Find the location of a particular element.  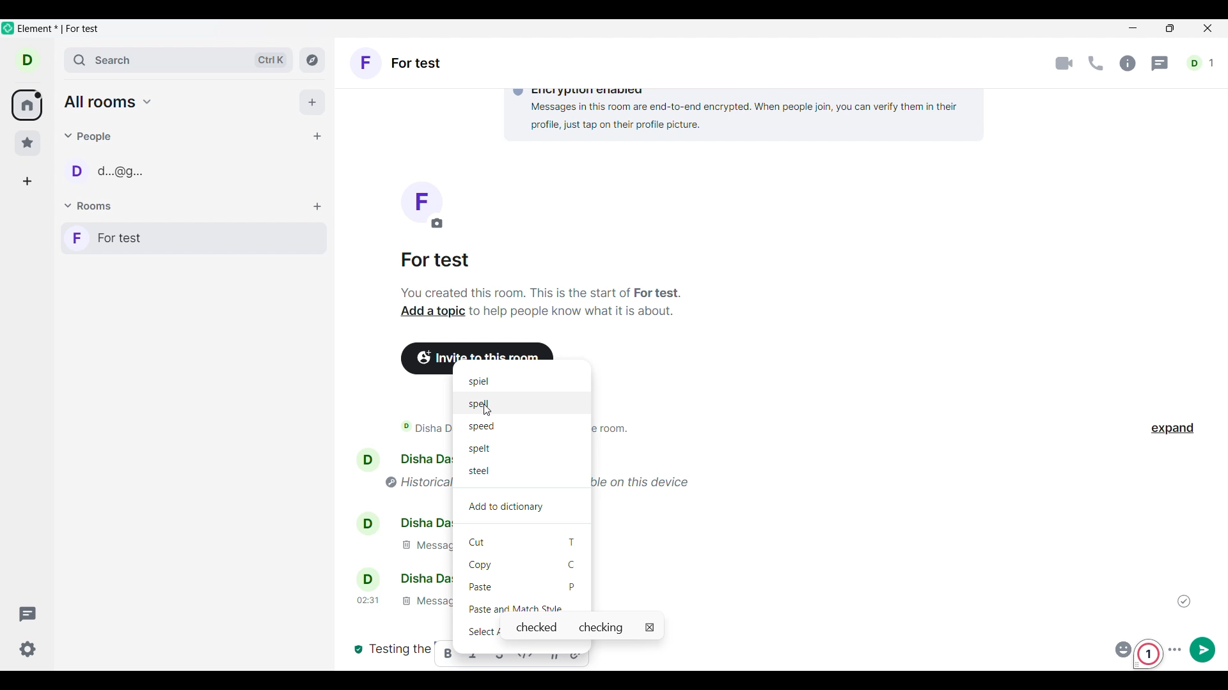

Click to expand is located at coordinates (1172, 429).